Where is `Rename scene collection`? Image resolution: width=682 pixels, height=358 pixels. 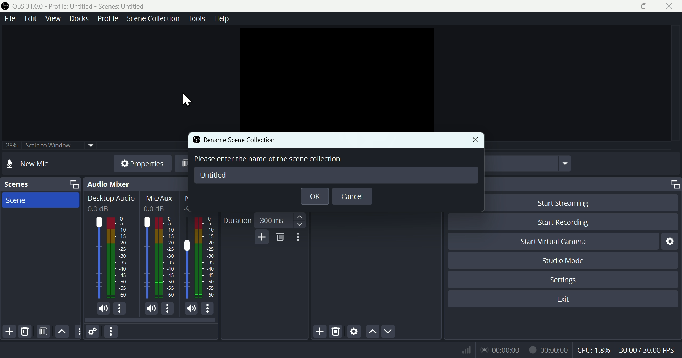 Rename scene collection is located at coordinates (241, 140).